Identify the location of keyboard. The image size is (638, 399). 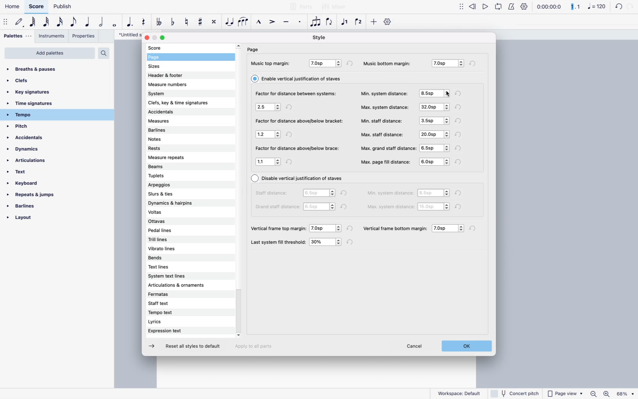
(31, 184).